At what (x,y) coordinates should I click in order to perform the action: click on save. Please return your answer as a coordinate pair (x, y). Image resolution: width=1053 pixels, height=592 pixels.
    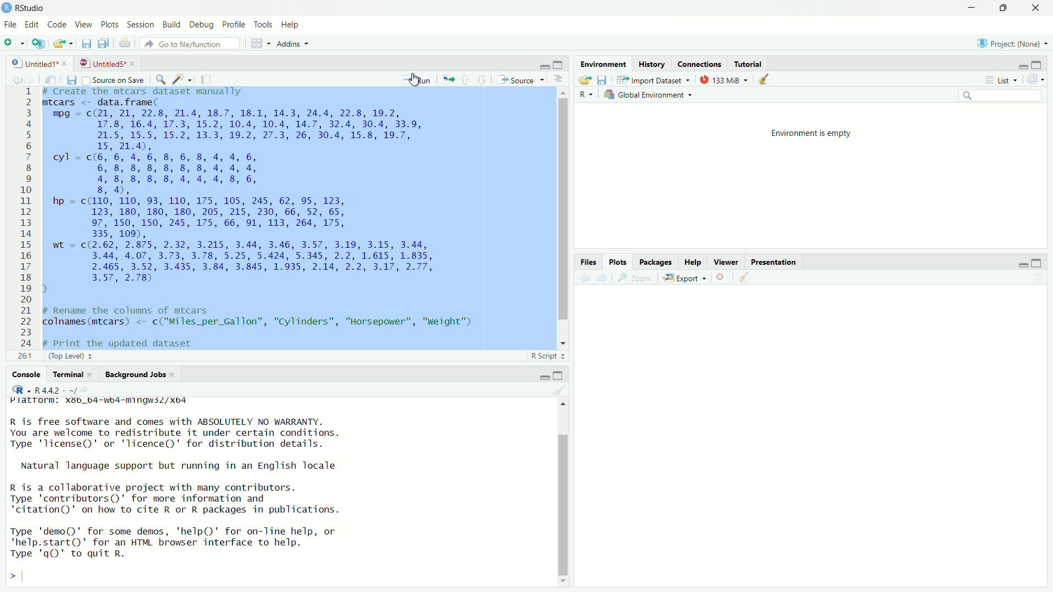
    Looking at the image, I should click on (603, 81).